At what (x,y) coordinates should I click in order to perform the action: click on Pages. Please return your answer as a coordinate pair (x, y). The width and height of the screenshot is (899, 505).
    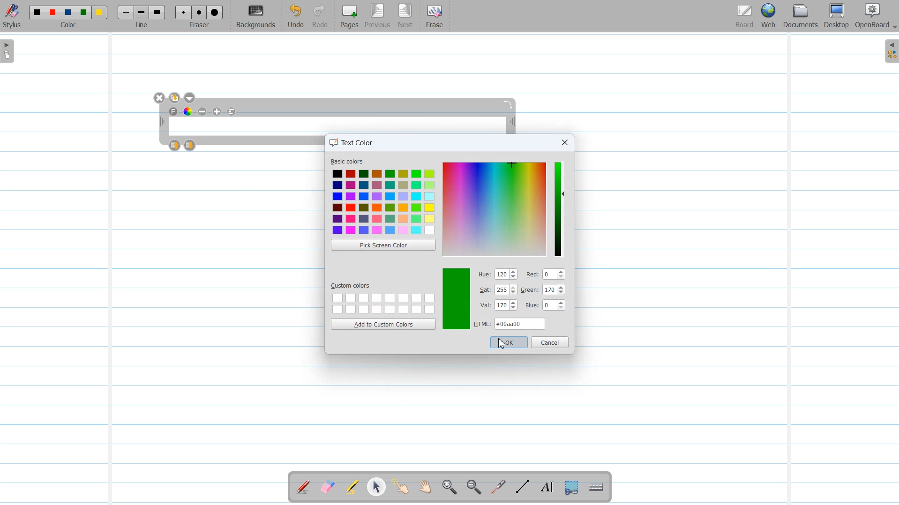
    Looking at the image, I should click on (348, 16).